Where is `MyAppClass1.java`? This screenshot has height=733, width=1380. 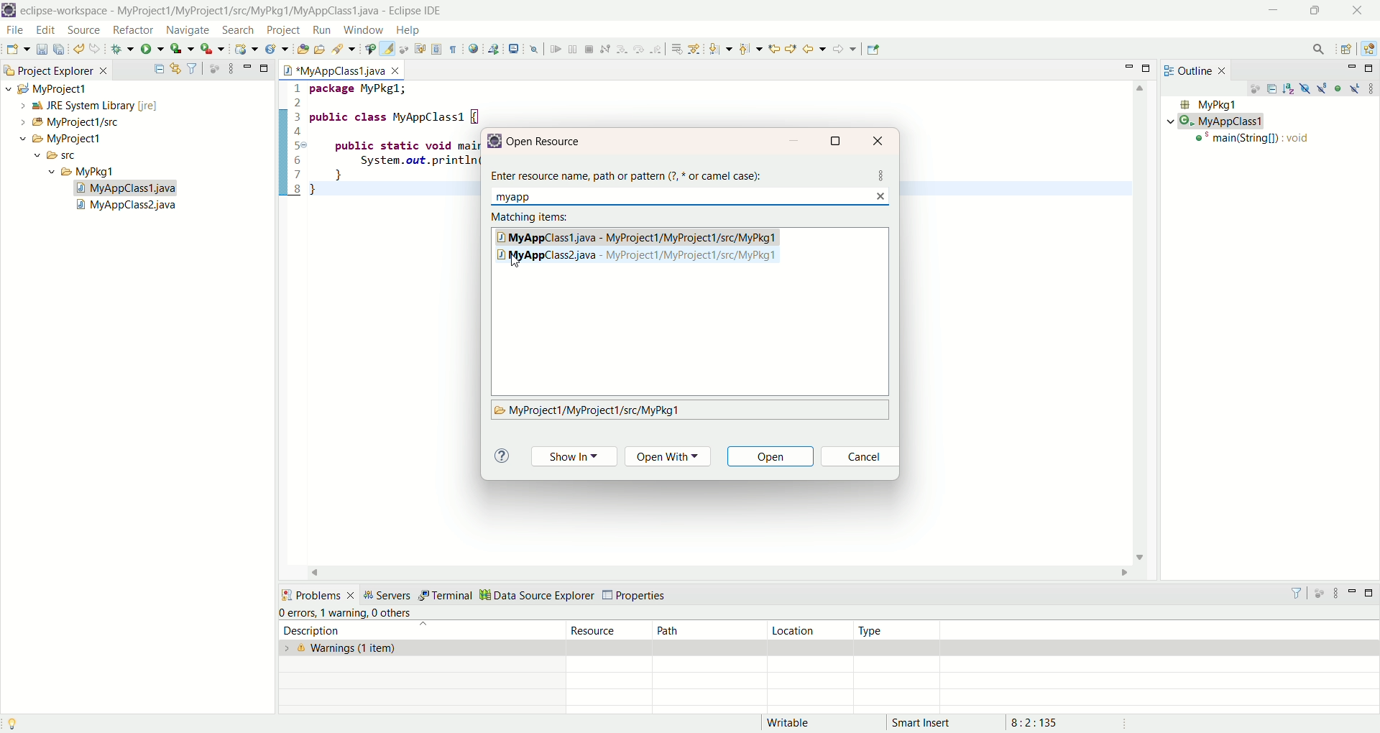
MyAppClass1.java is located at coordinates (127, 188).